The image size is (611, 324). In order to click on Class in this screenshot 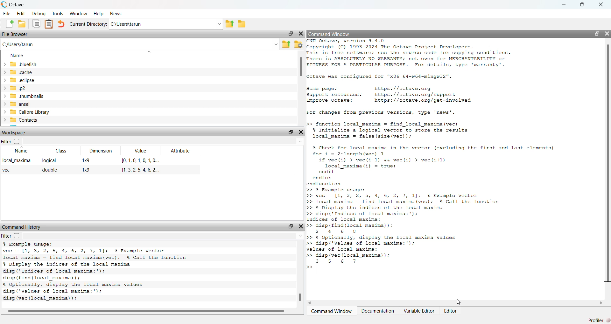, I will do `click(61, 151)`.